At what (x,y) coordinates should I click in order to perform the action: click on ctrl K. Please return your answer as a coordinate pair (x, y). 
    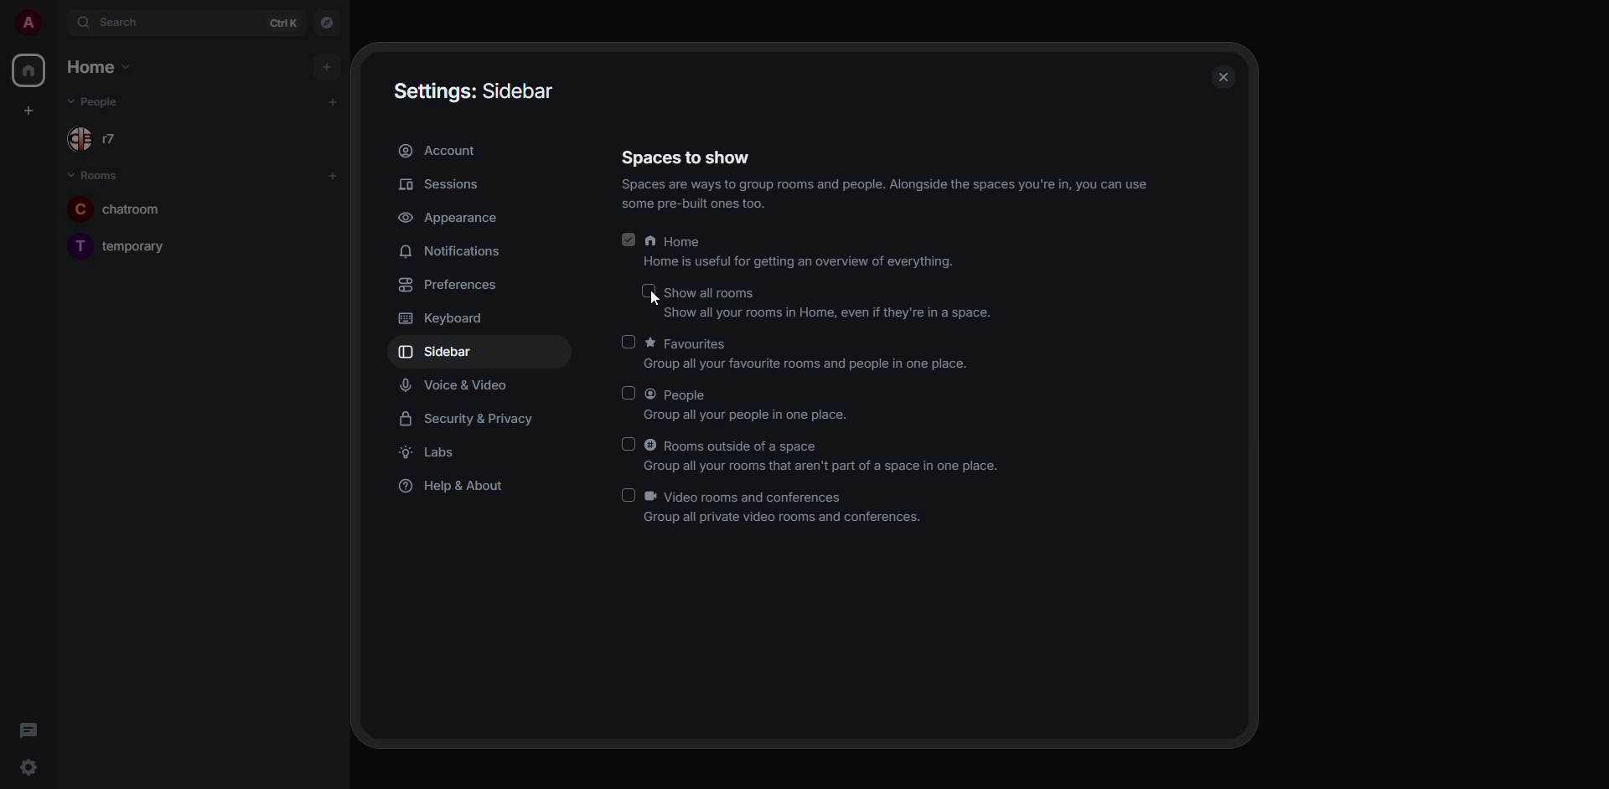
    Looking at the image, I should click on (284, 23).